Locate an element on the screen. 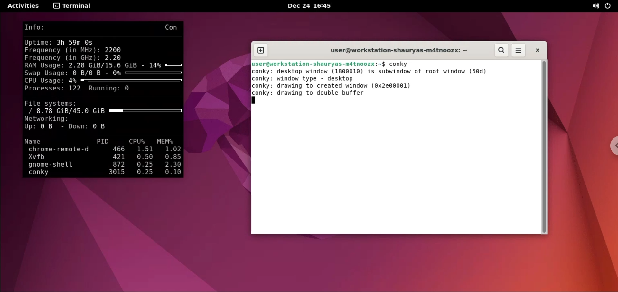 The height and width of the screenshot is (292, 618). chrome options is located at coordinates (613, 147).